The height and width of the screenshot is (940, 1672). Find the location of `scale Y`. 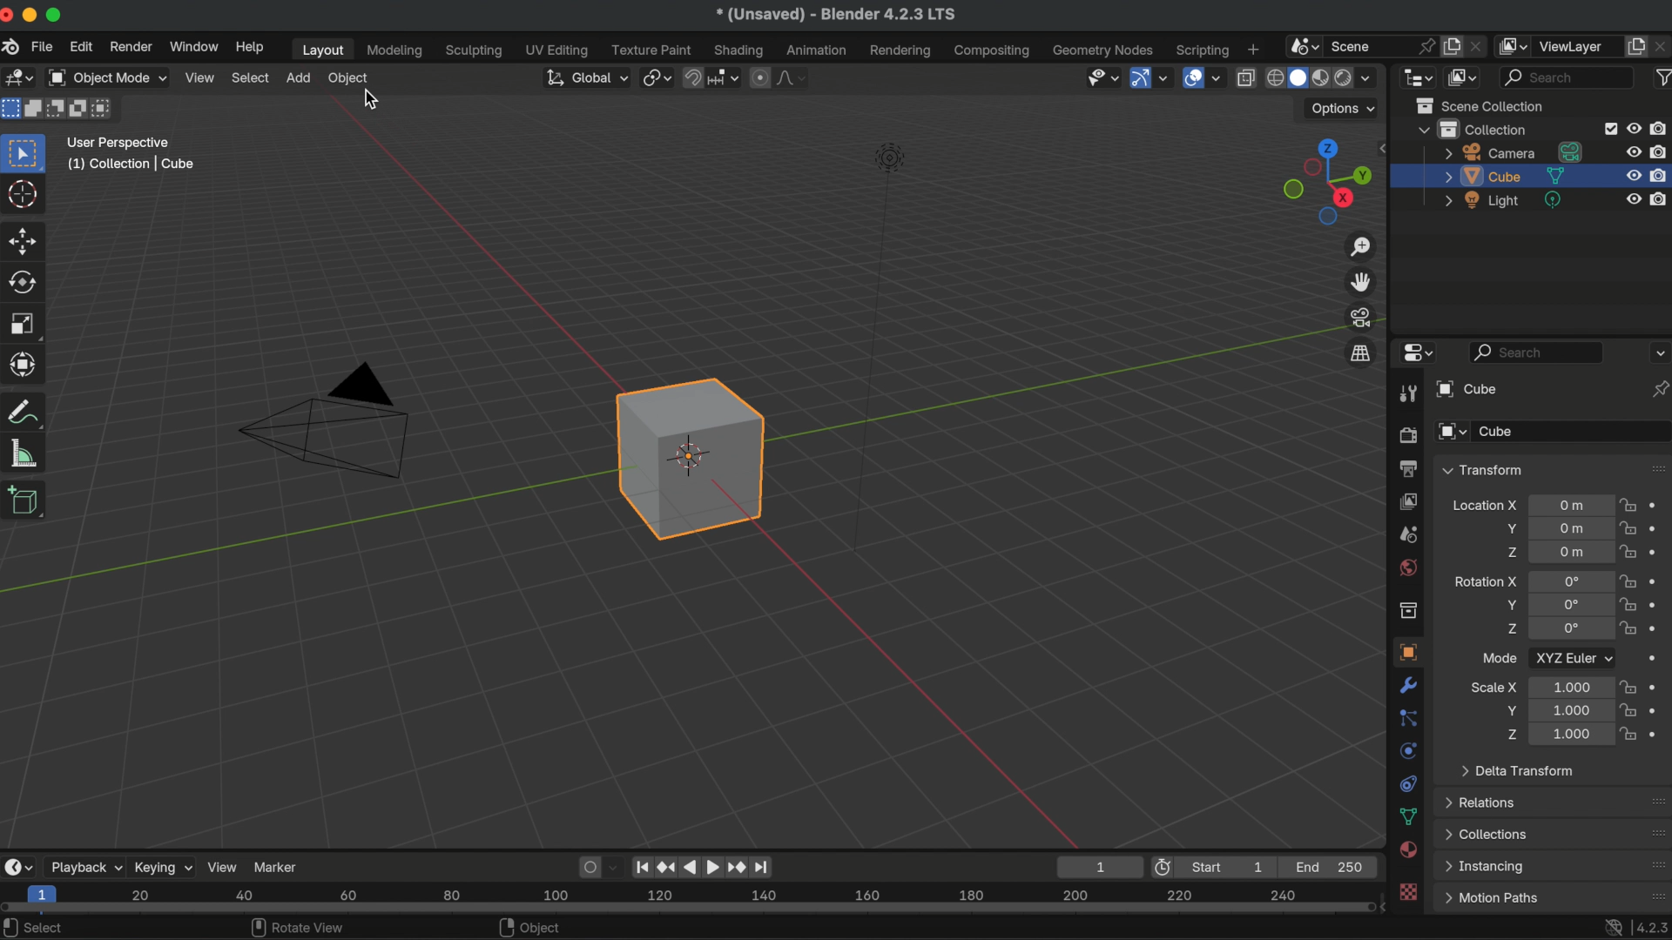

scale Y is located at coordinates (1507, 710).